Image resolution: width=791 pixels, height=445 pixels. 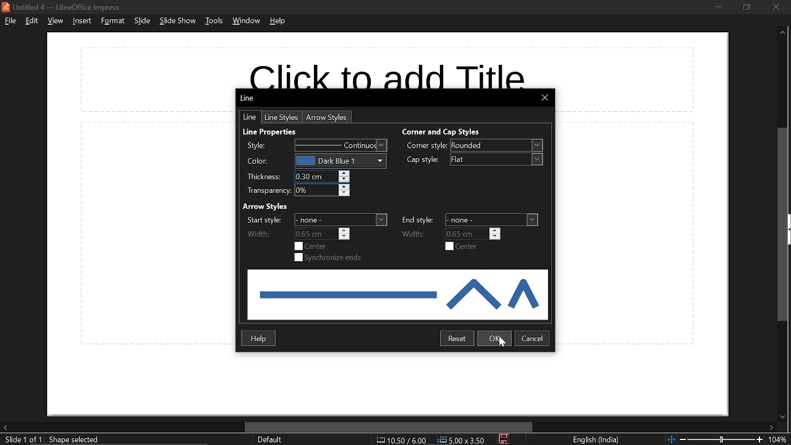 What do you see at coordinates (322, 234) in the screenshot?
I see `start width` at bounding box center [322, 234].